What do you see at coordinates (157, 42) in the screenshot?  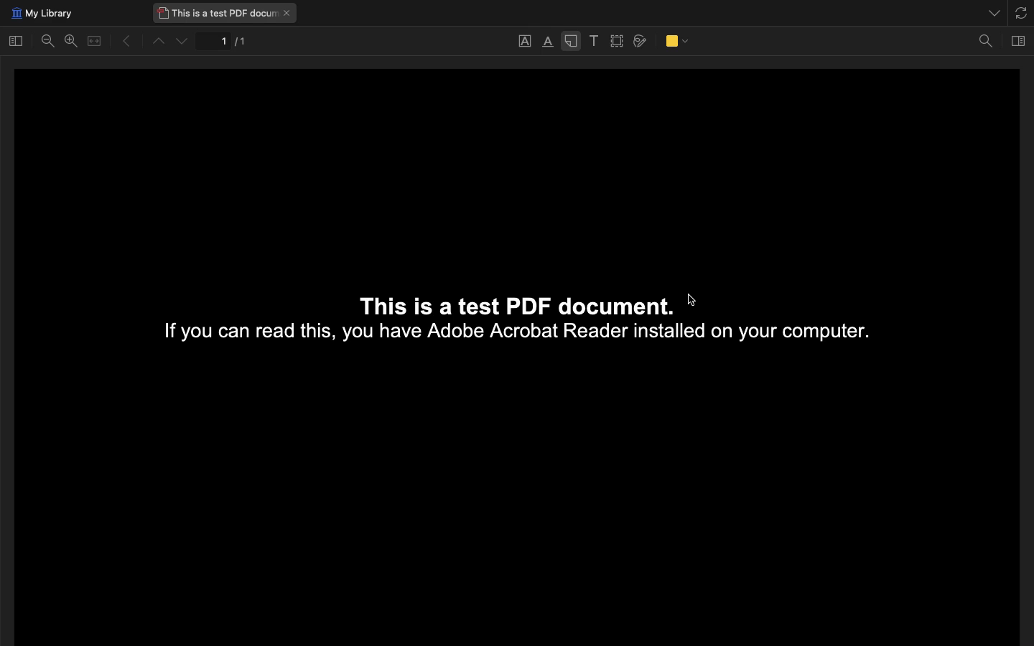 I see `Up` at bounding box center [157, 42].